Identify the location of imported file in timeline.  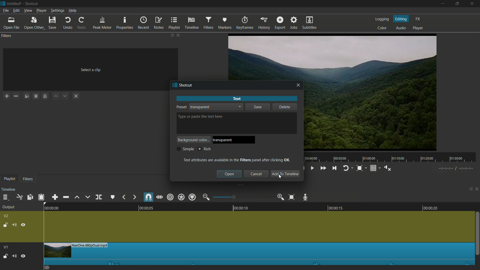
(259, 254).